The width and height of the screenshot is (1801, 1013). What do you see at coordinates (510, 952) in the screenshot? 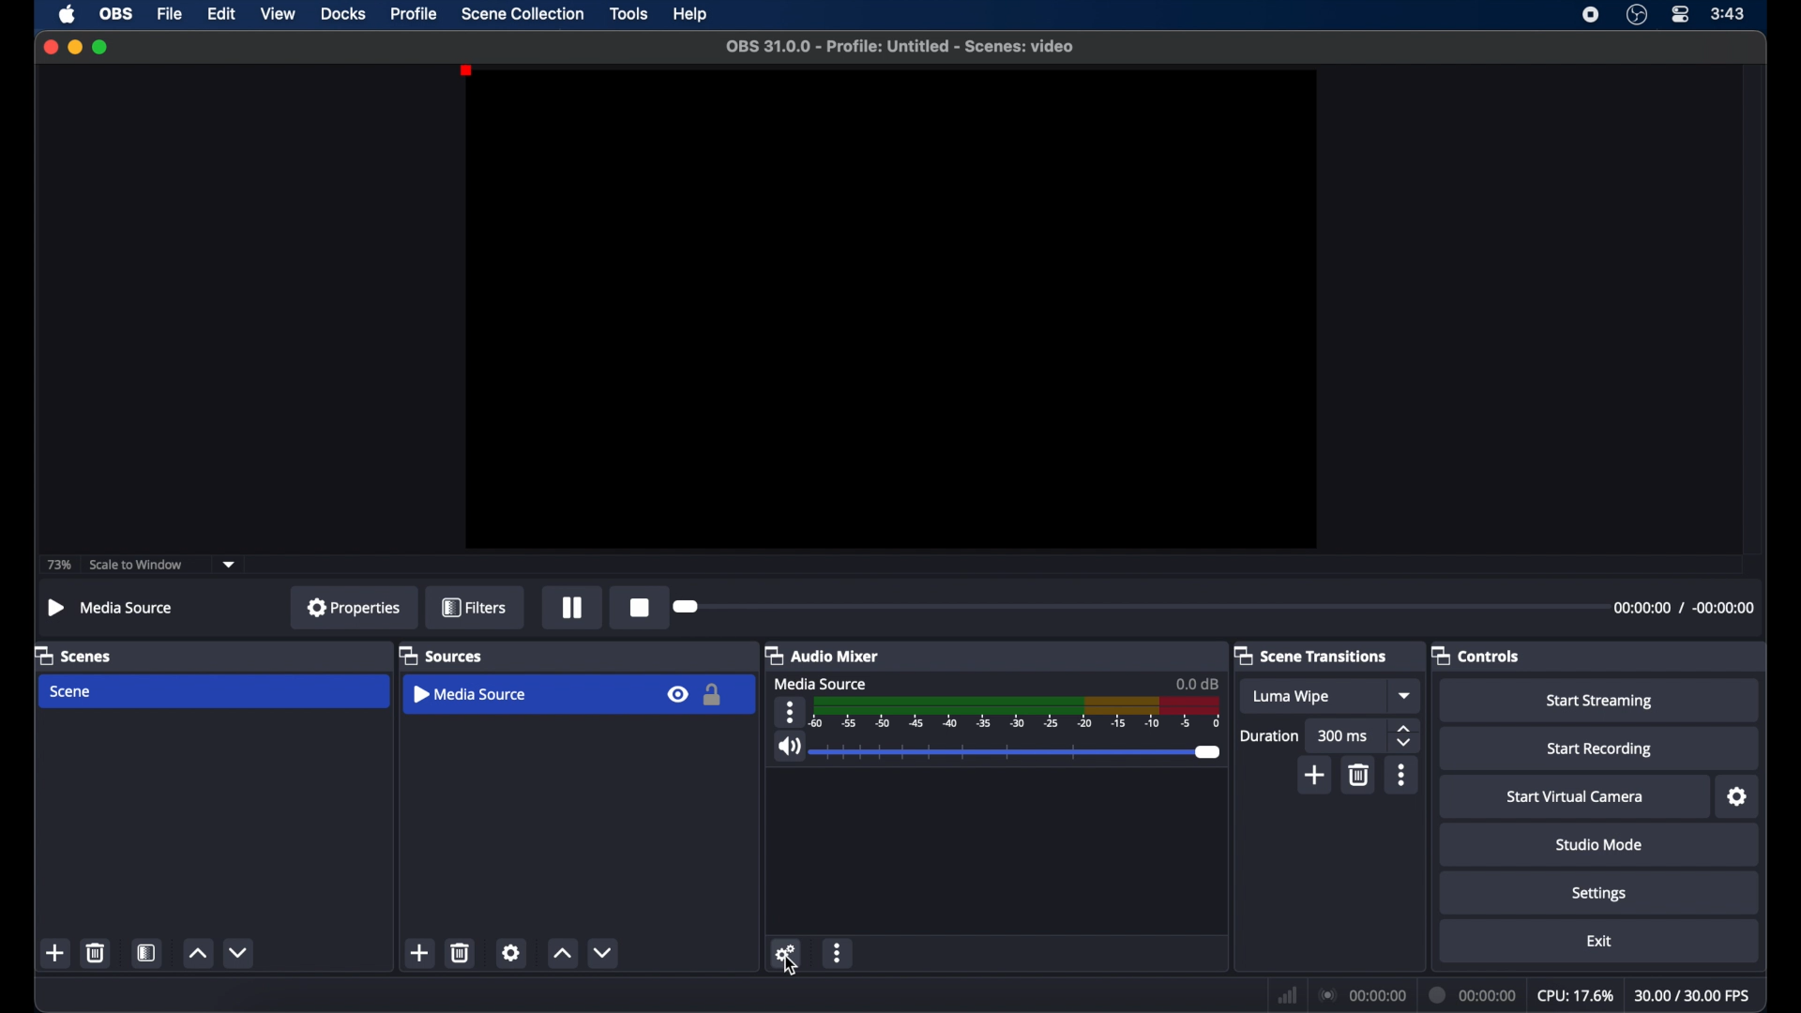
I see `settings` at bounding box center [510, 952].